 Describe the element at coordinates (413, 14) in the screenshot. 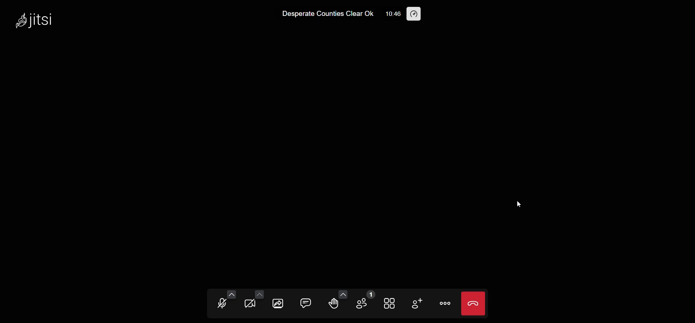

I see `performance setting` at that location.